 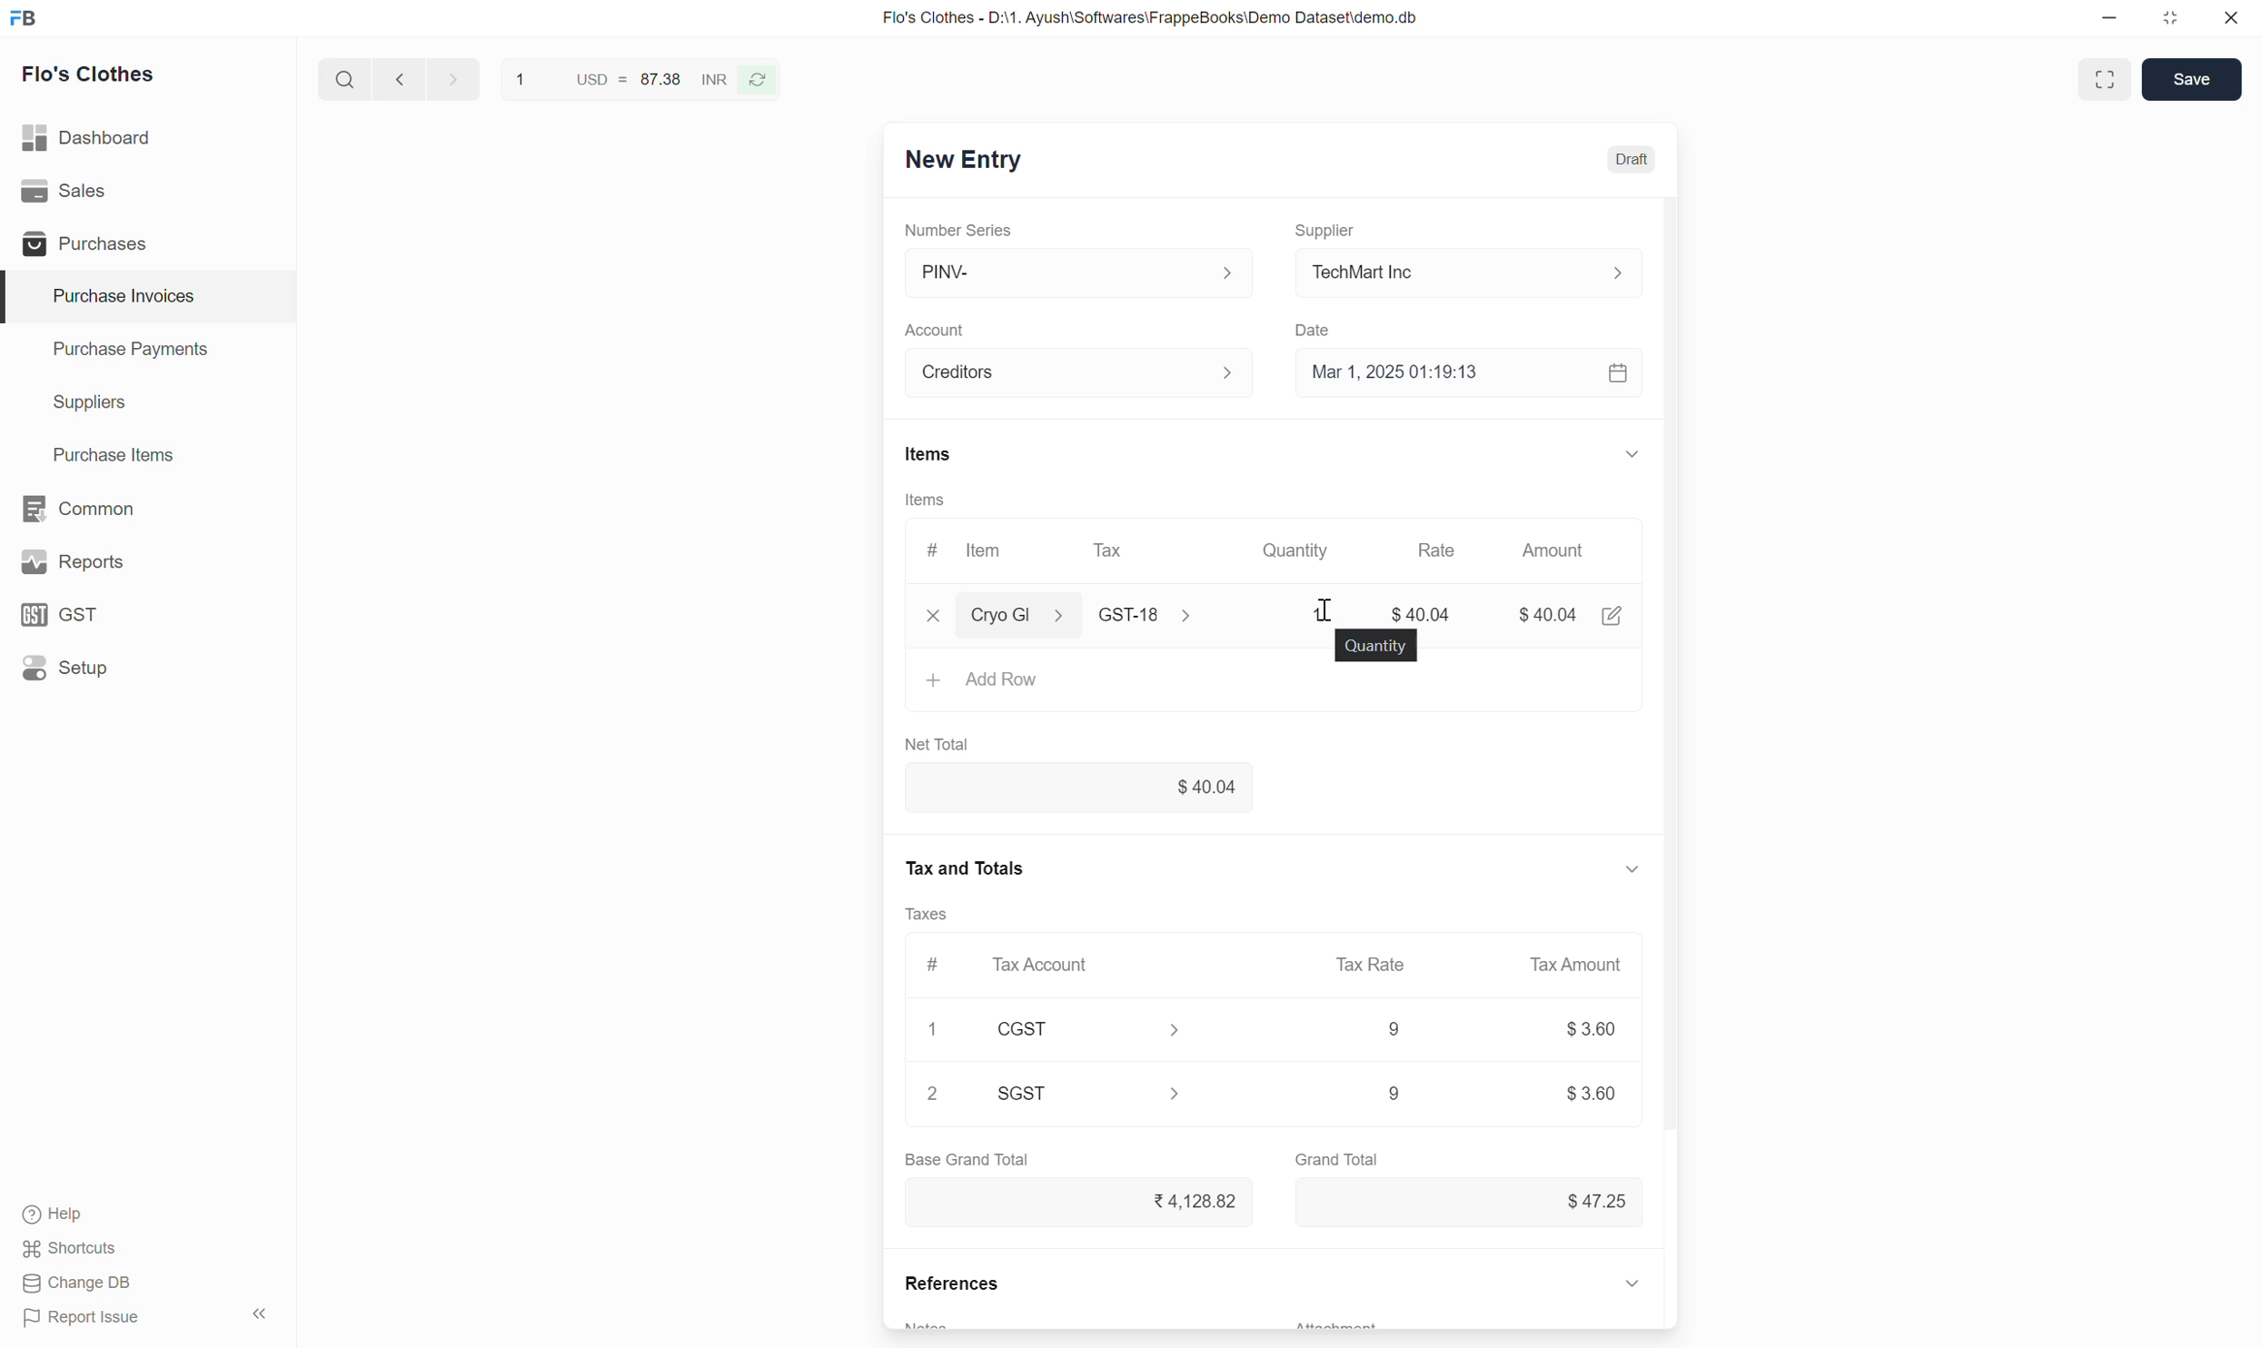 What do you see at coordinates (1634, 1282) in the screenshot?
I see `expand` at bounding box center [1634, 1282].